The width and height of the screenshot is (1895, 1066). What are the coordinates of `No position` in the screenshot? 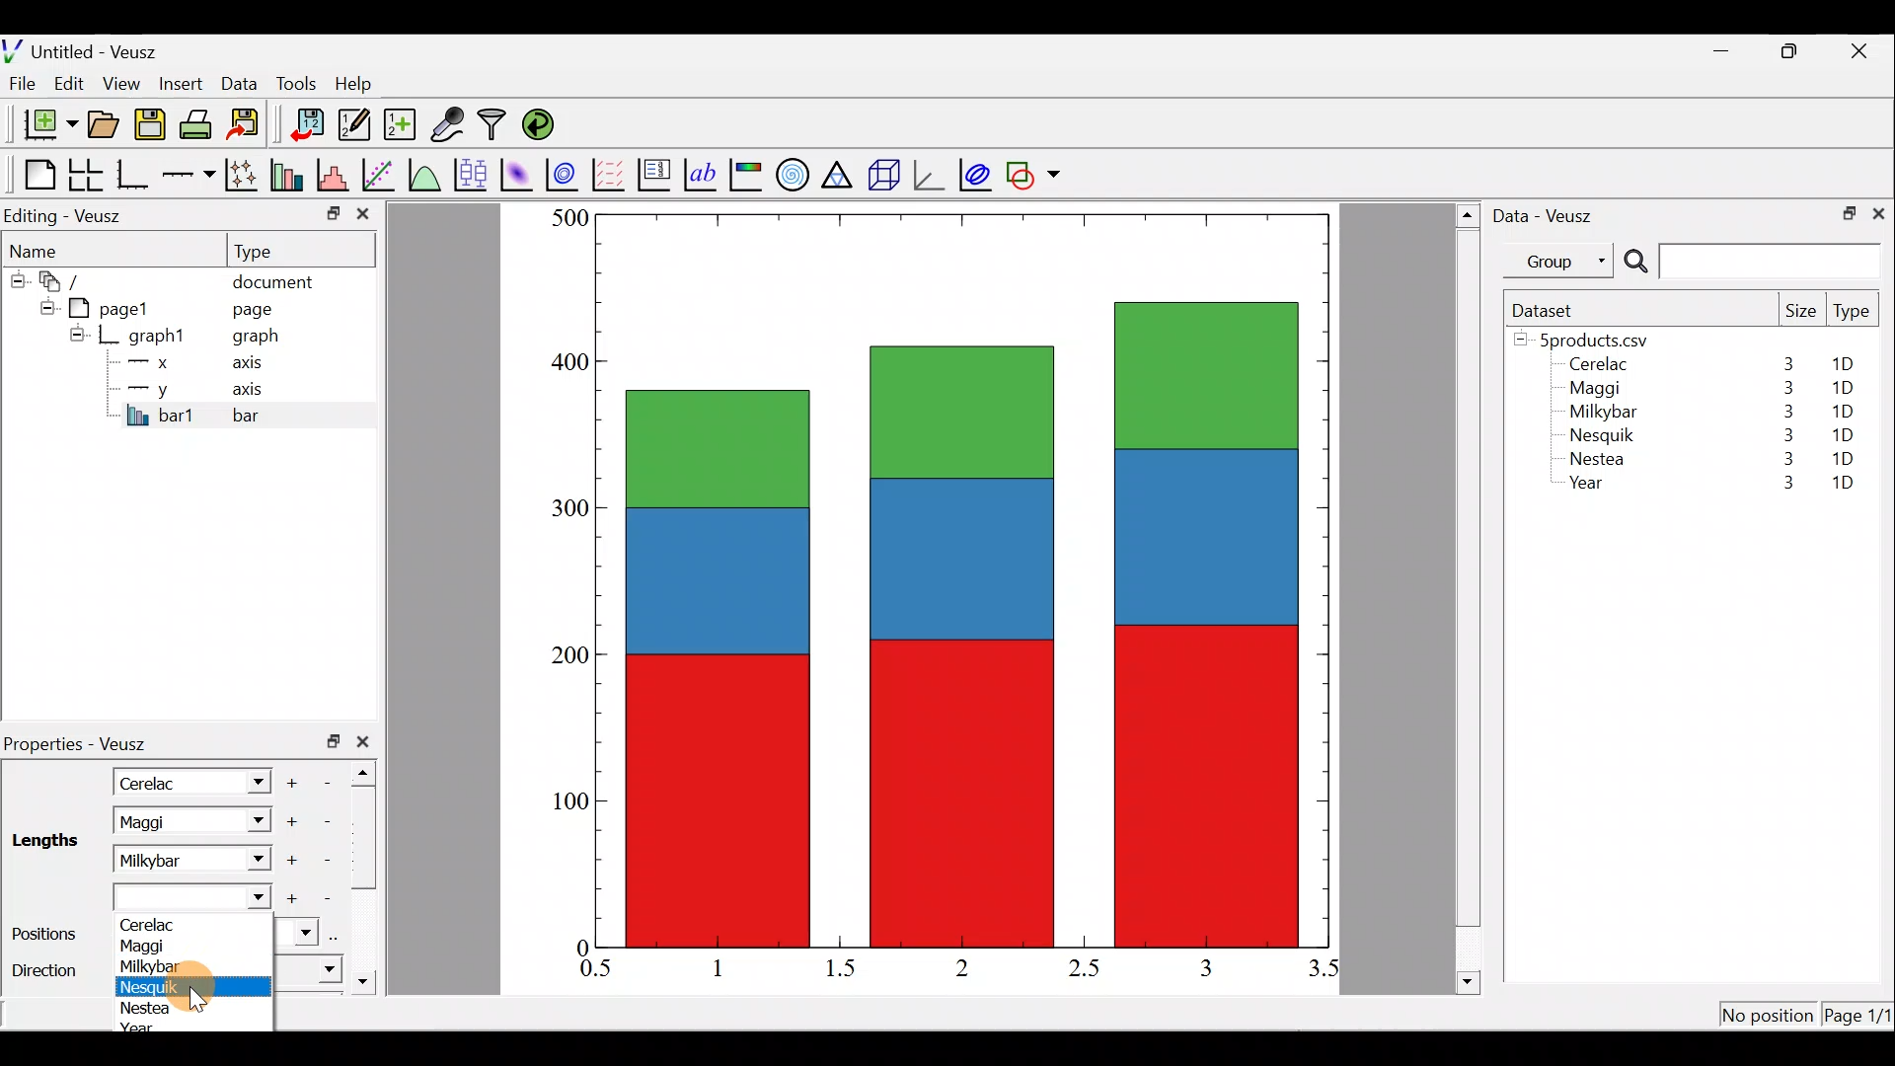 It's located at (1769, 1017).